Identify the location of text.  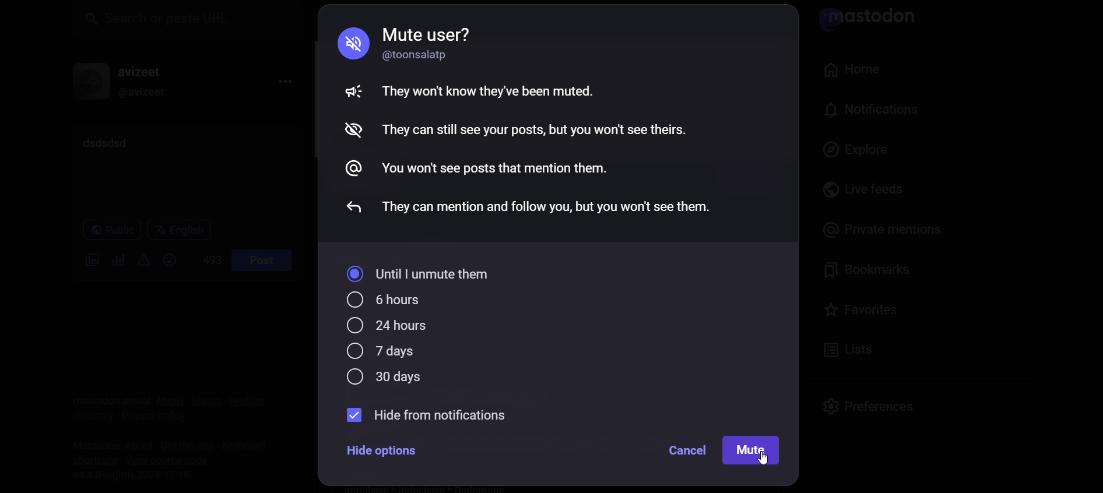
(106, 393).